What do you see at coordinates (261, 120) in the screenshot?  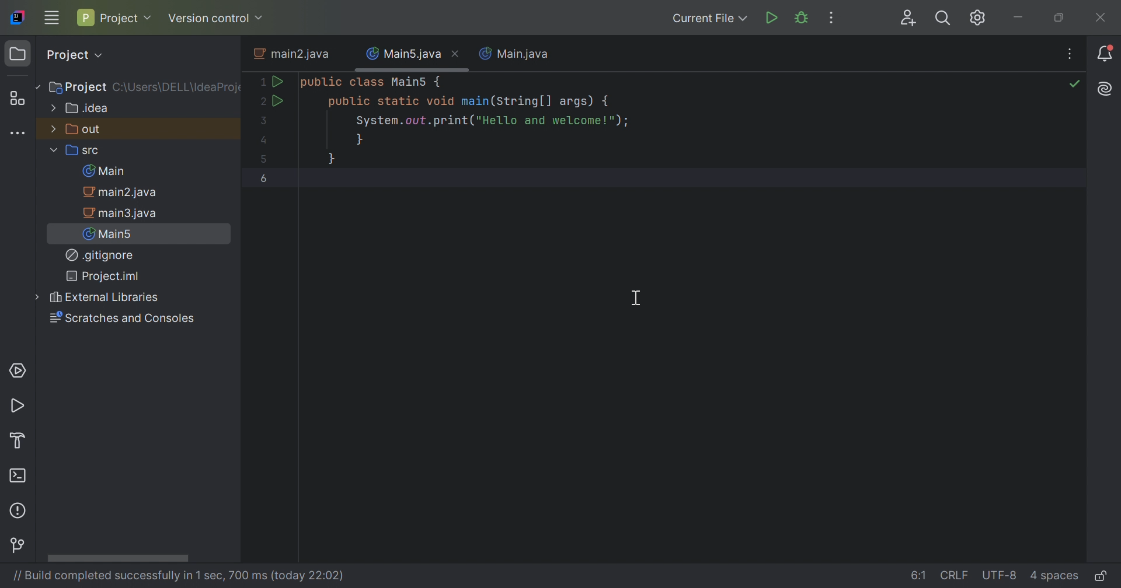 I see `3` at bounding box center [261, 120].